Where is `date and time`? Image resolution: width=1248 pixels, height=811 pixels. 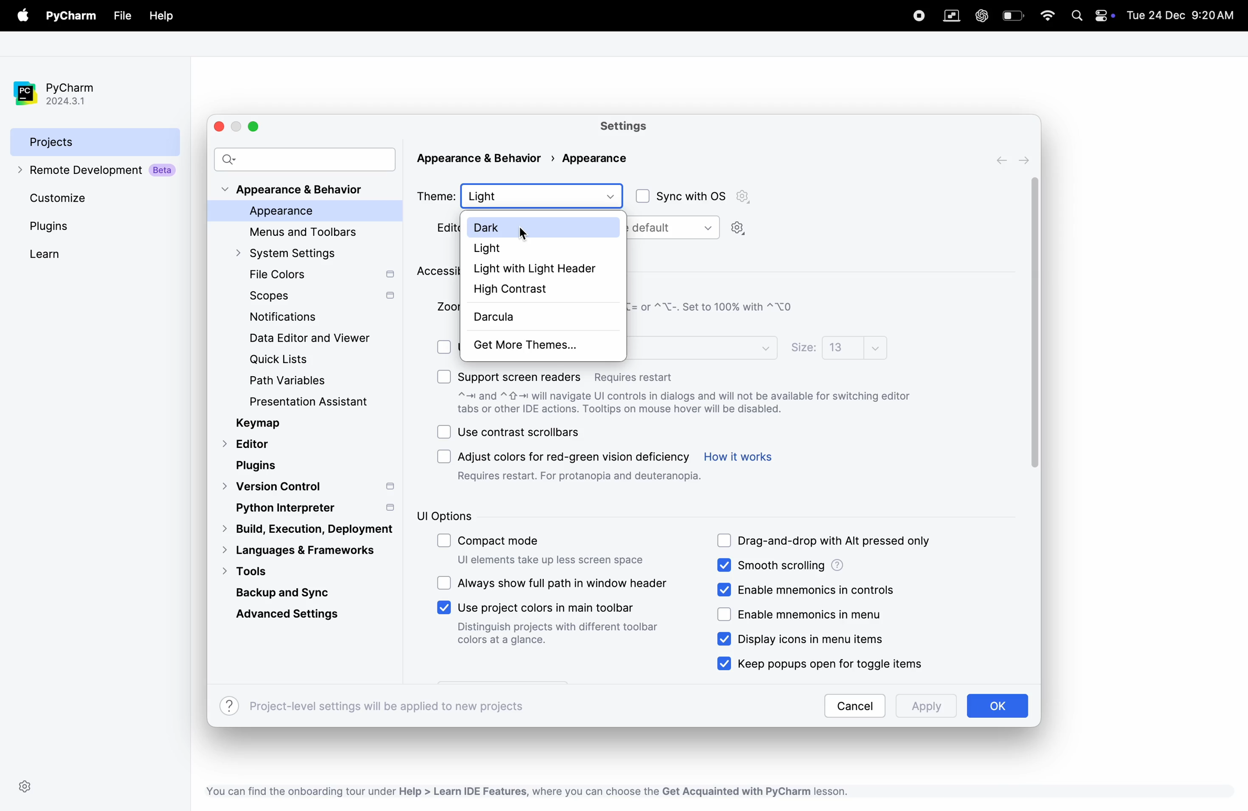
date and time is located at coordinates (1184, 14).